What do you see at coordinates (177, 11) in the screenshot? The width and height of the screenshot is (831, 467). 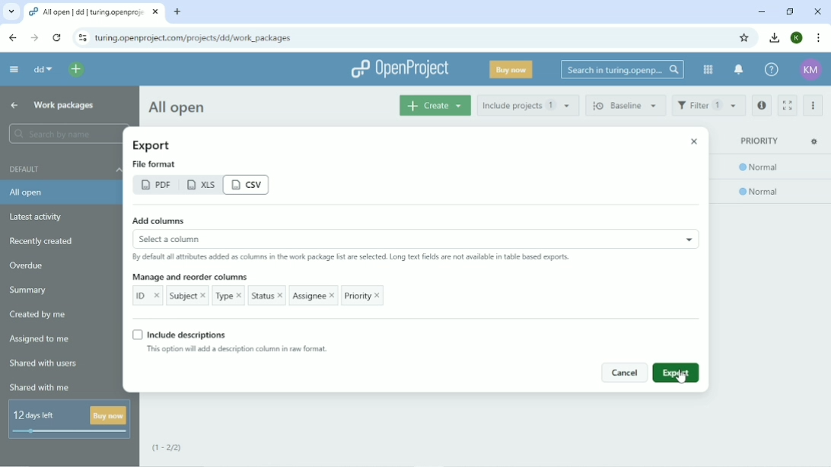 I see `New tab` at bounding box center [177, 11].